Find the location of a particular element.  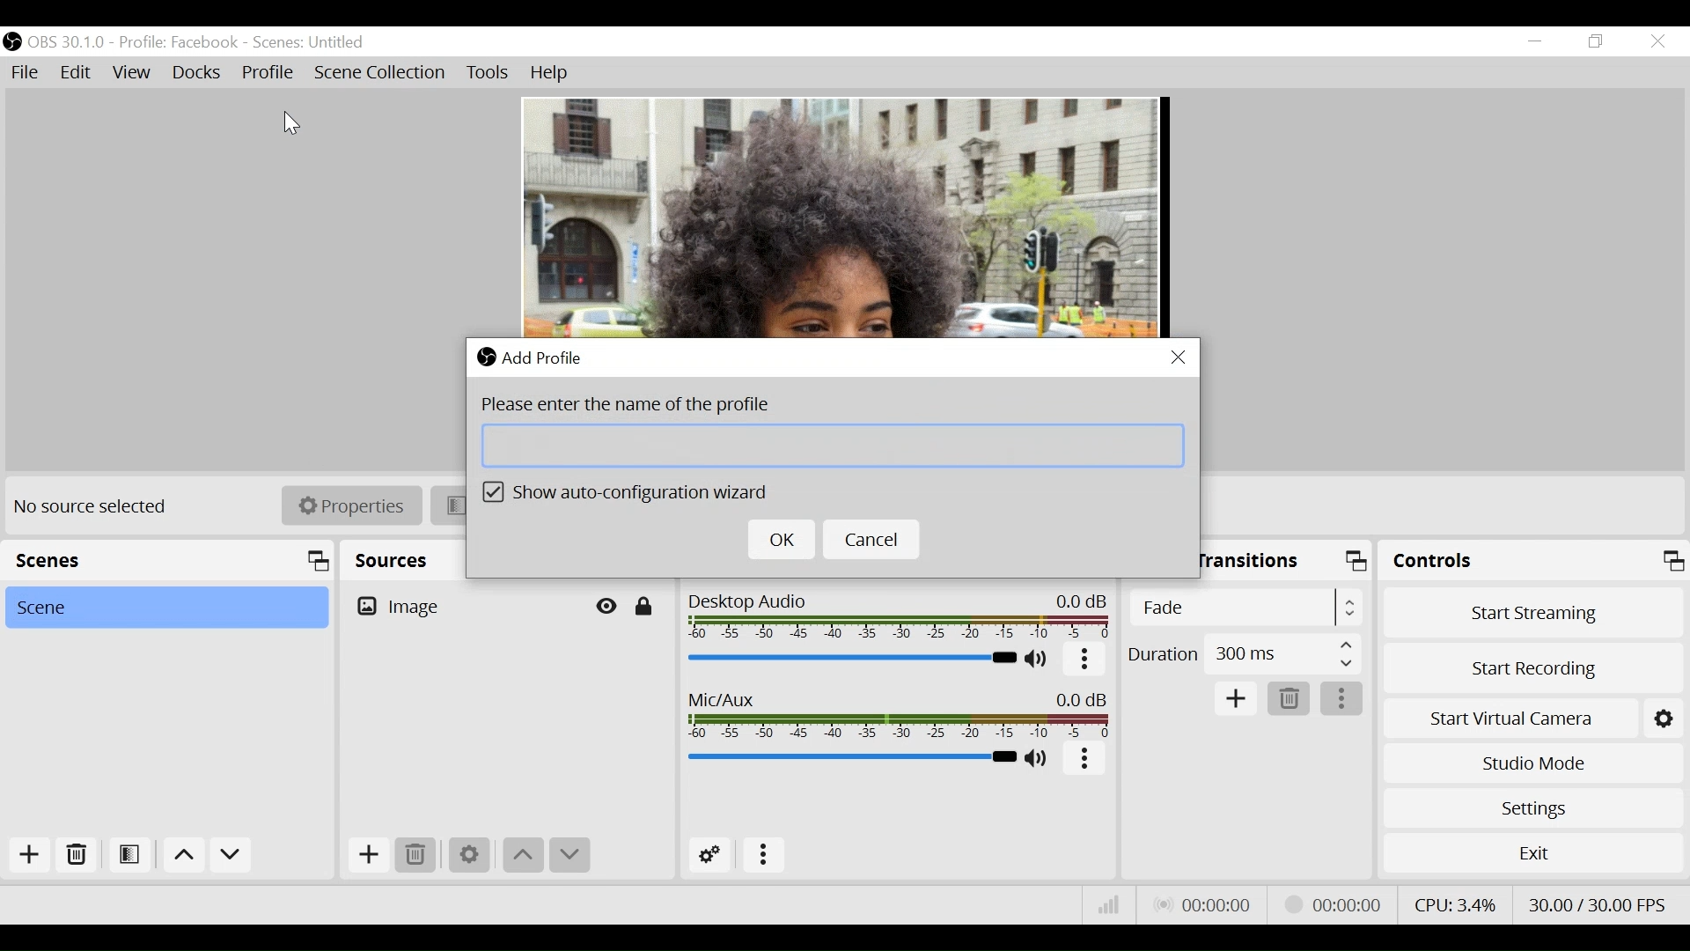

Open Scene Filter  is located at coordinates (126, 858).